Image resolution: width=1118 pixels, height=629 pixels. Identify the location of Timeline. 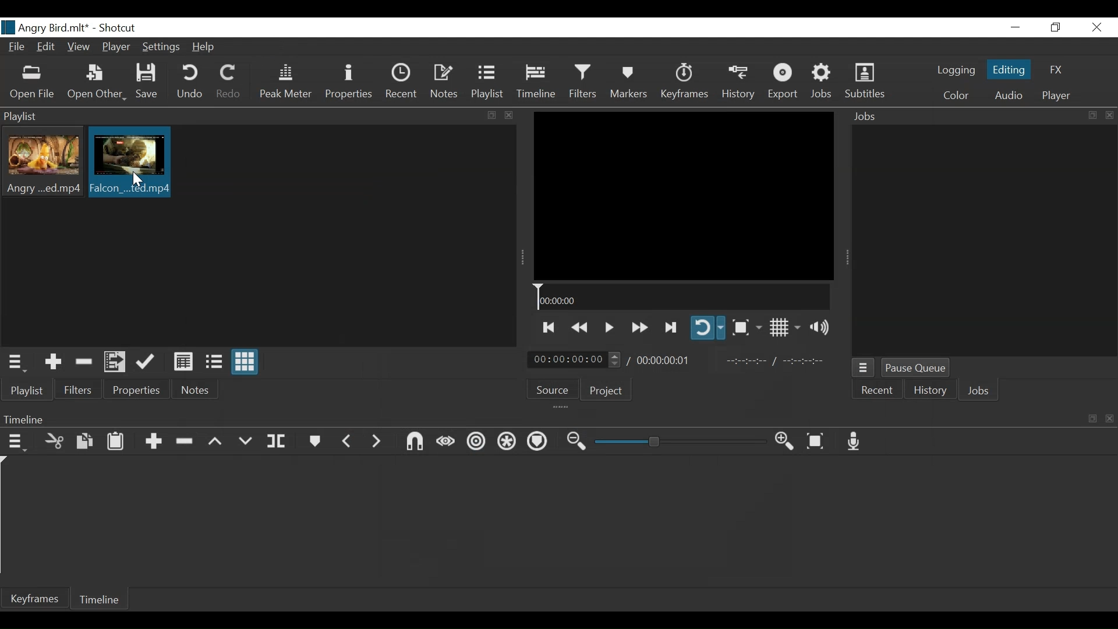
(95, 600).